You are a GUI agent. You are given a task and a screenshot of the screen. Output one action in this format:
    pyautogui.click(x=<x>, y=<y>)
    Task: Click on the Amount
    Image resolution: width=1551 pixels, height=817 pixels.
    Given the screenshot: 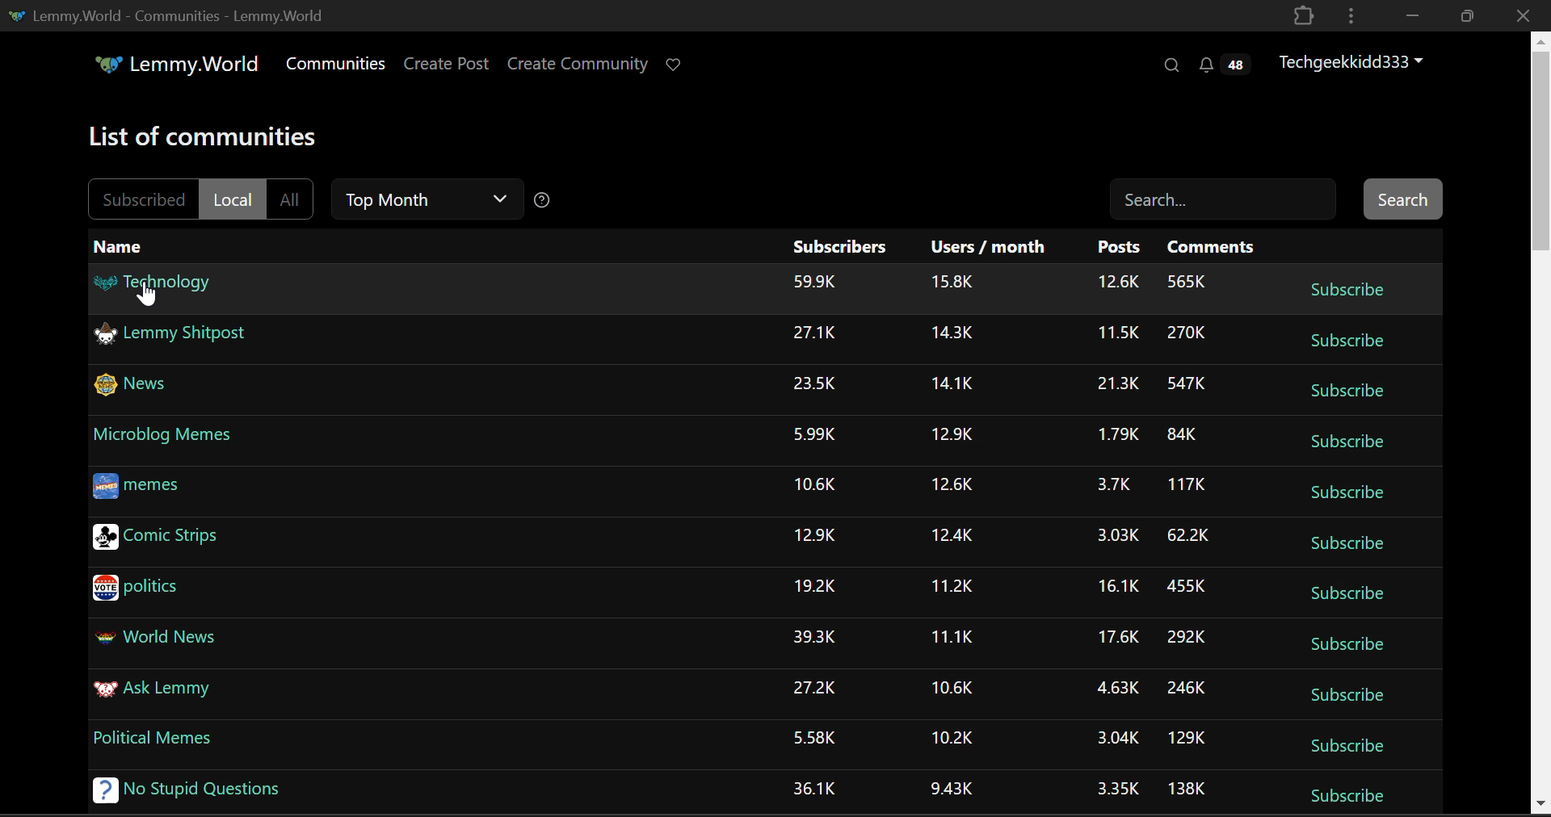 What is the action you would take?
    pyautogui.click(x=953, y=788)
    